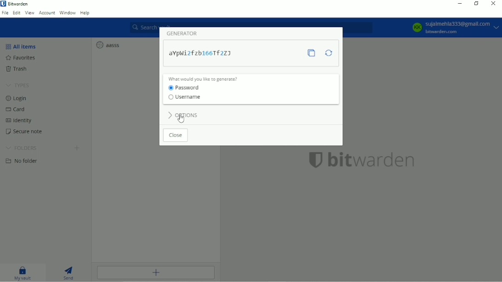  Describe the element at coordinates (181, 118) in the screenshot. I see `Cursor` at that location.